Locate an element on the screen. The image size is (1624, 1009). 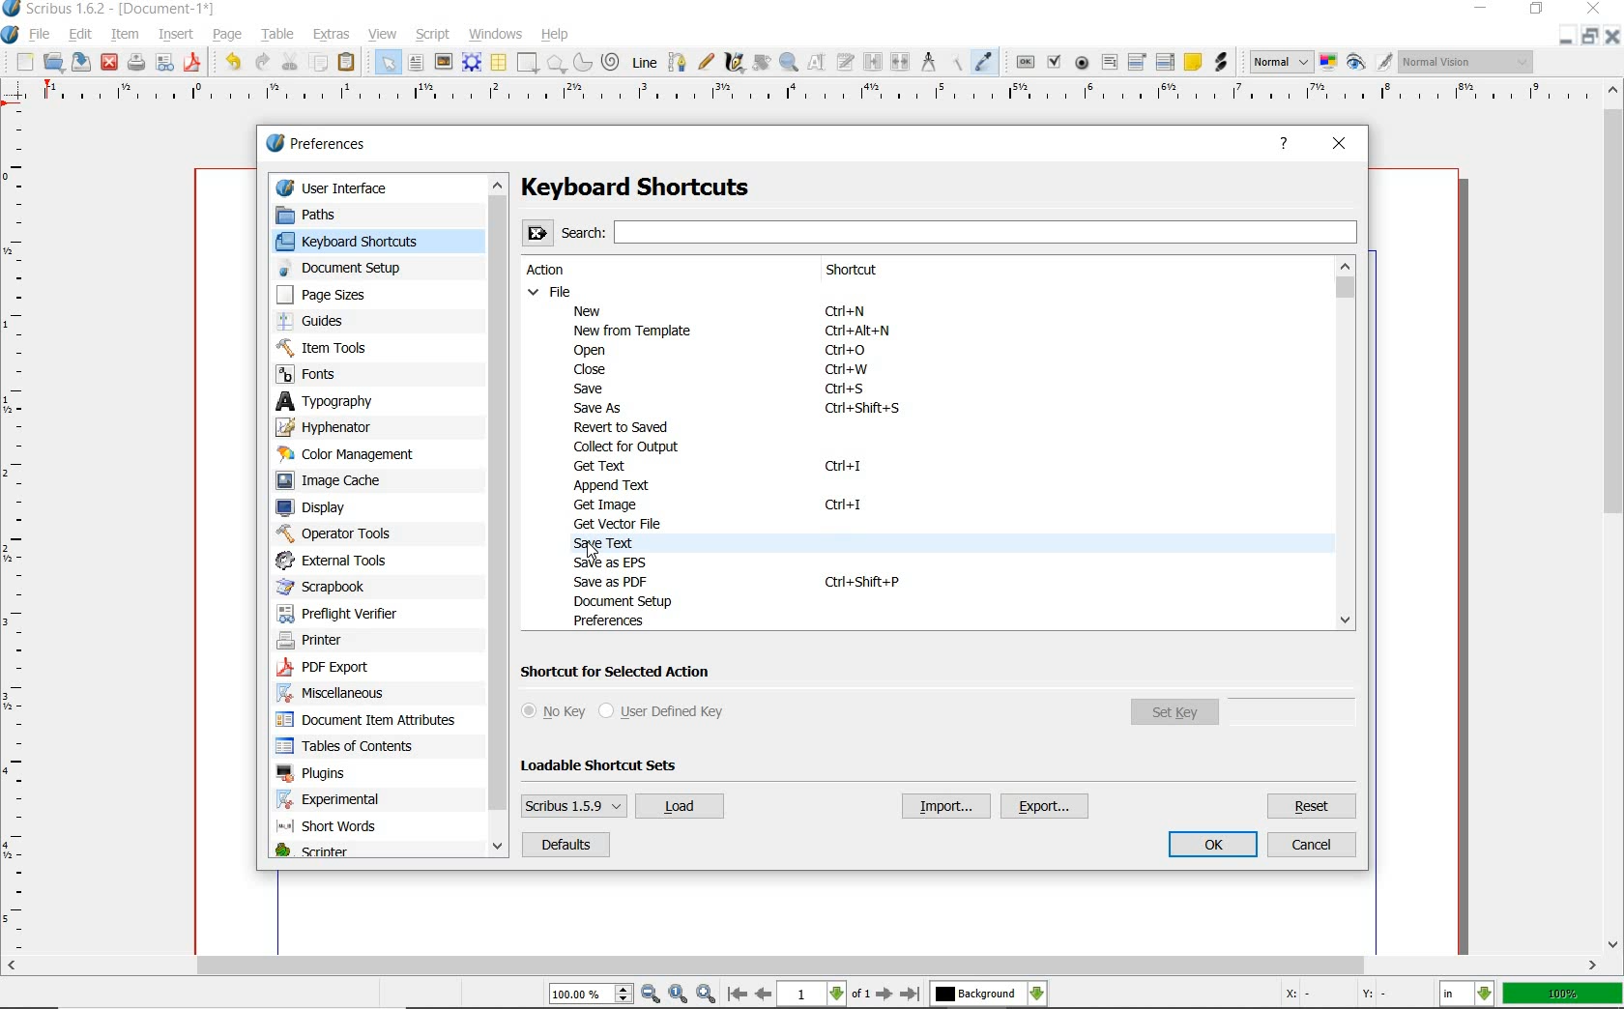
unlink text frames is located at coordinates (900, 62).